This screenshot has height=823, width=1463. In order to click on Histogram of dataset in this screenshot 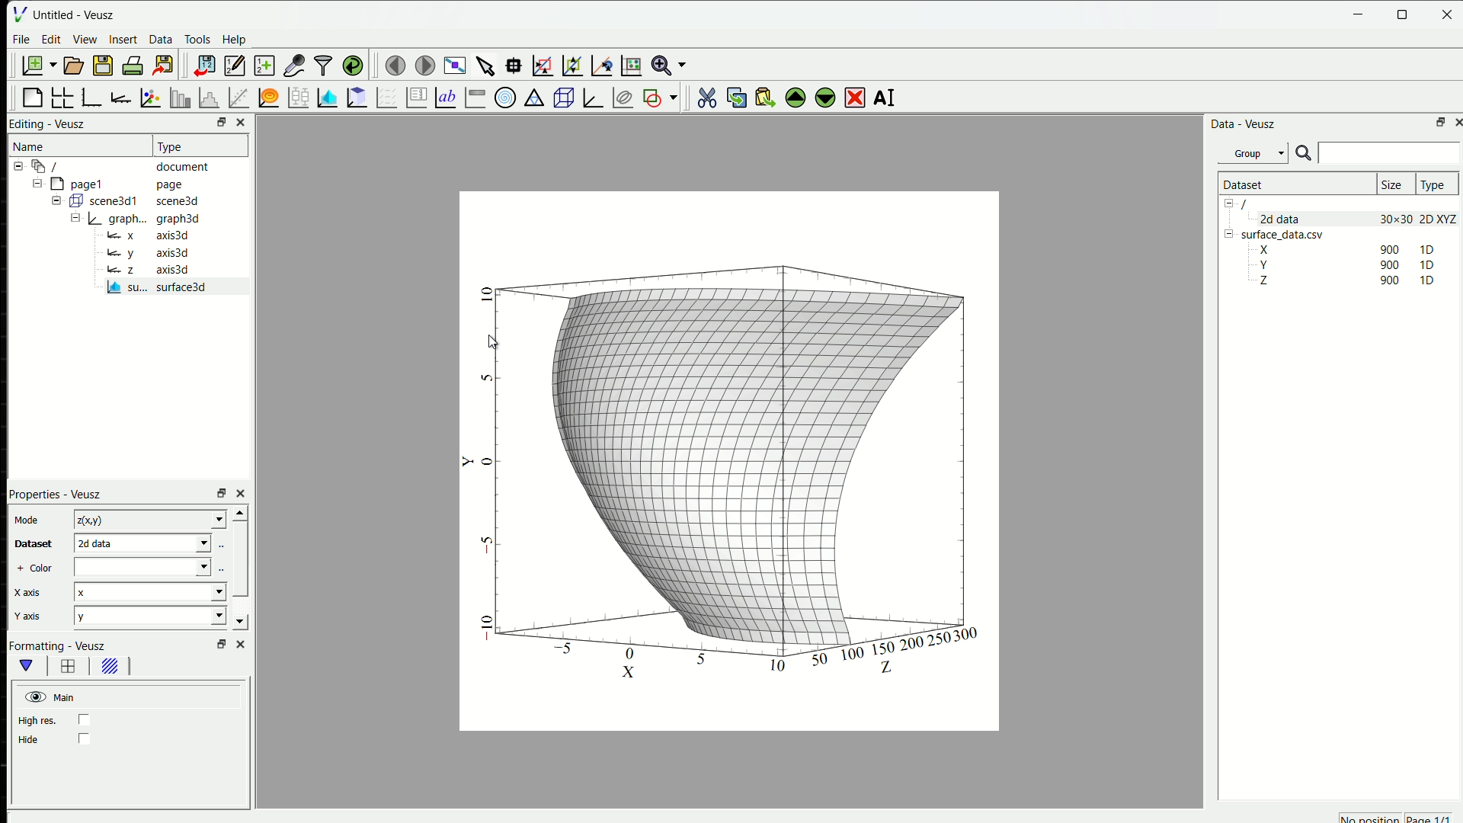, I will do `click(210, 97)`.